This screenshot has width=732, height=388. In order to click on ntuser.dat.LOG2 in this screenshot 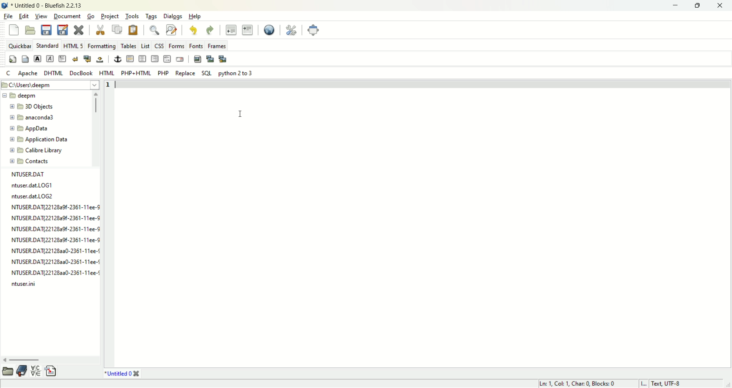, I will do `click(35, 196)`.